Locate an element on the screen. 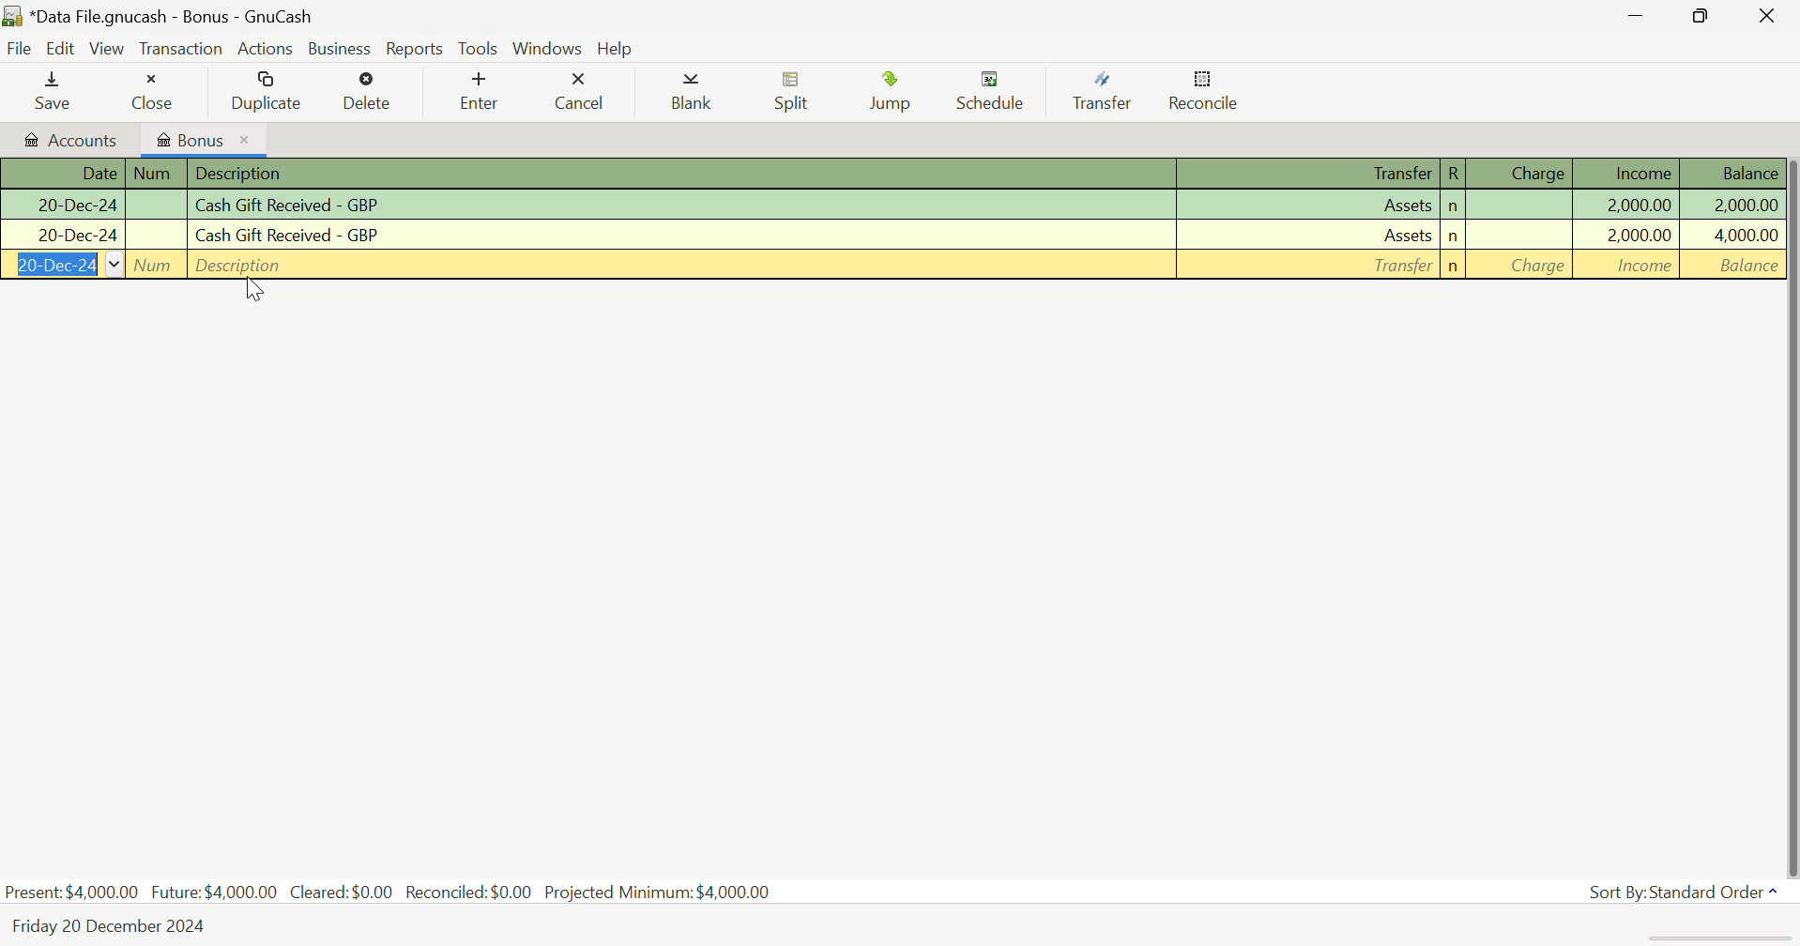 The width and height of the screenshot is (1800, 946). n is located at coordinates (1454, 236).